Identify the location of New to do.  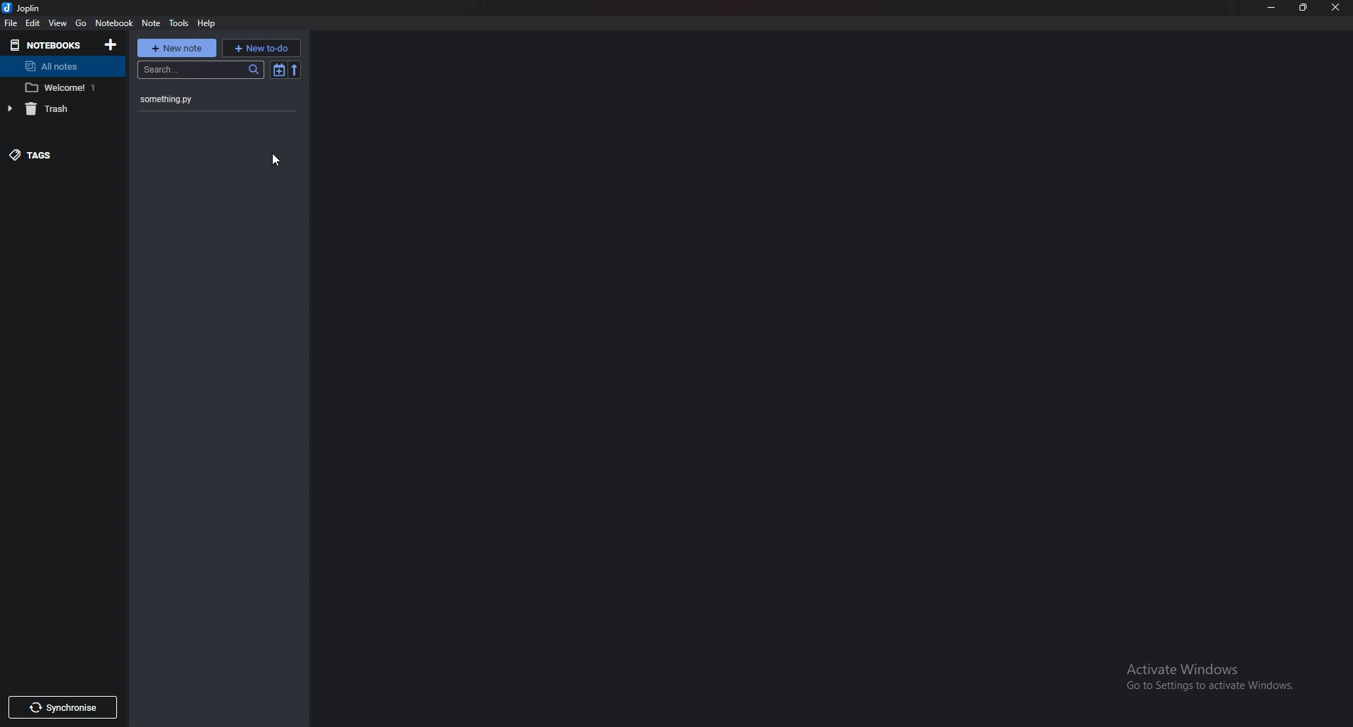
(261, 49).